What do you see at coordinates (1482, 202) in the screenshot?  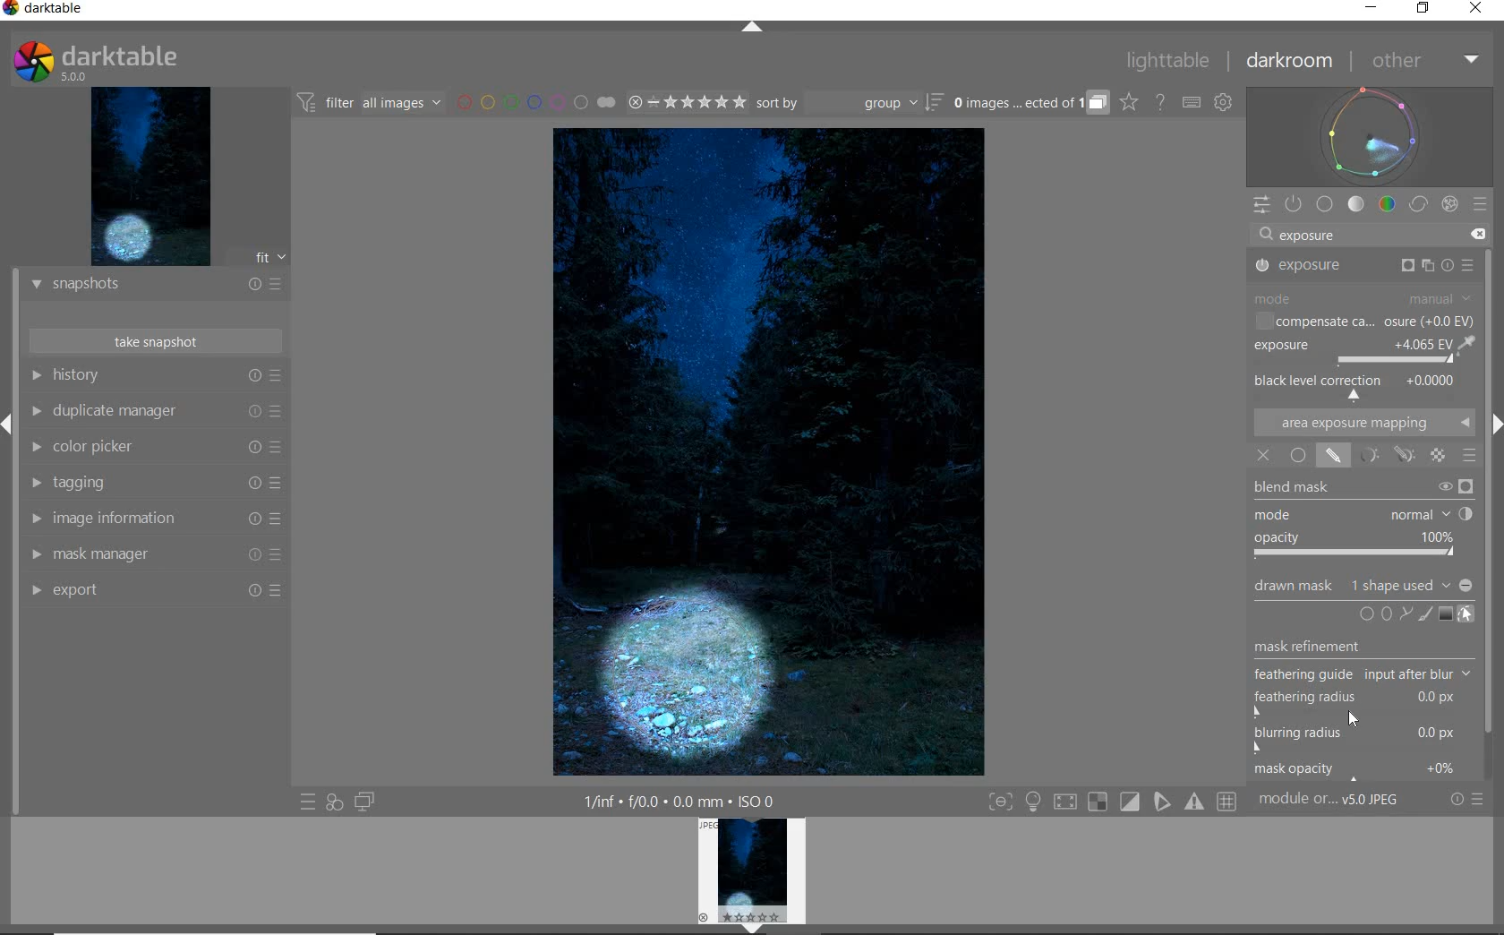 I see `PRESETS` at bounding box center [1482, 202].